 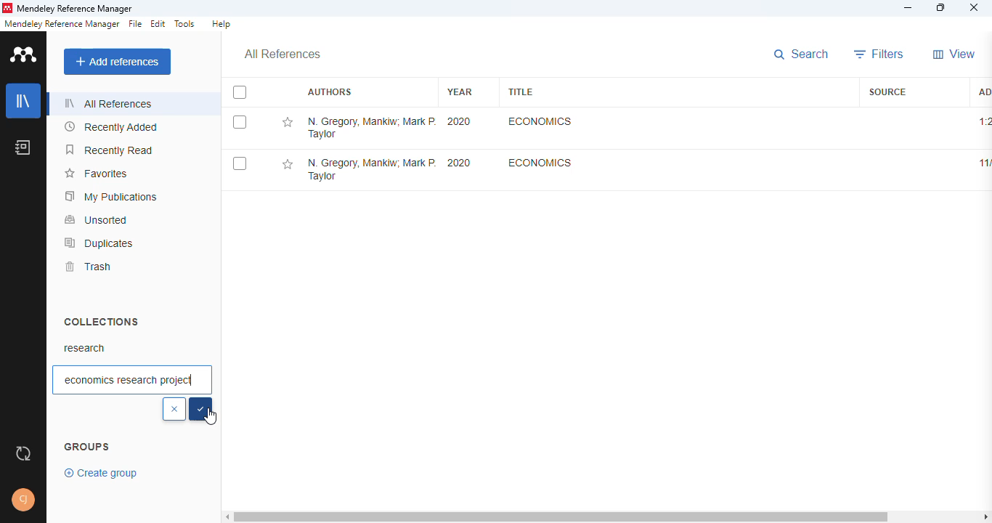 I want to click on source, so click(x=887, y=92).